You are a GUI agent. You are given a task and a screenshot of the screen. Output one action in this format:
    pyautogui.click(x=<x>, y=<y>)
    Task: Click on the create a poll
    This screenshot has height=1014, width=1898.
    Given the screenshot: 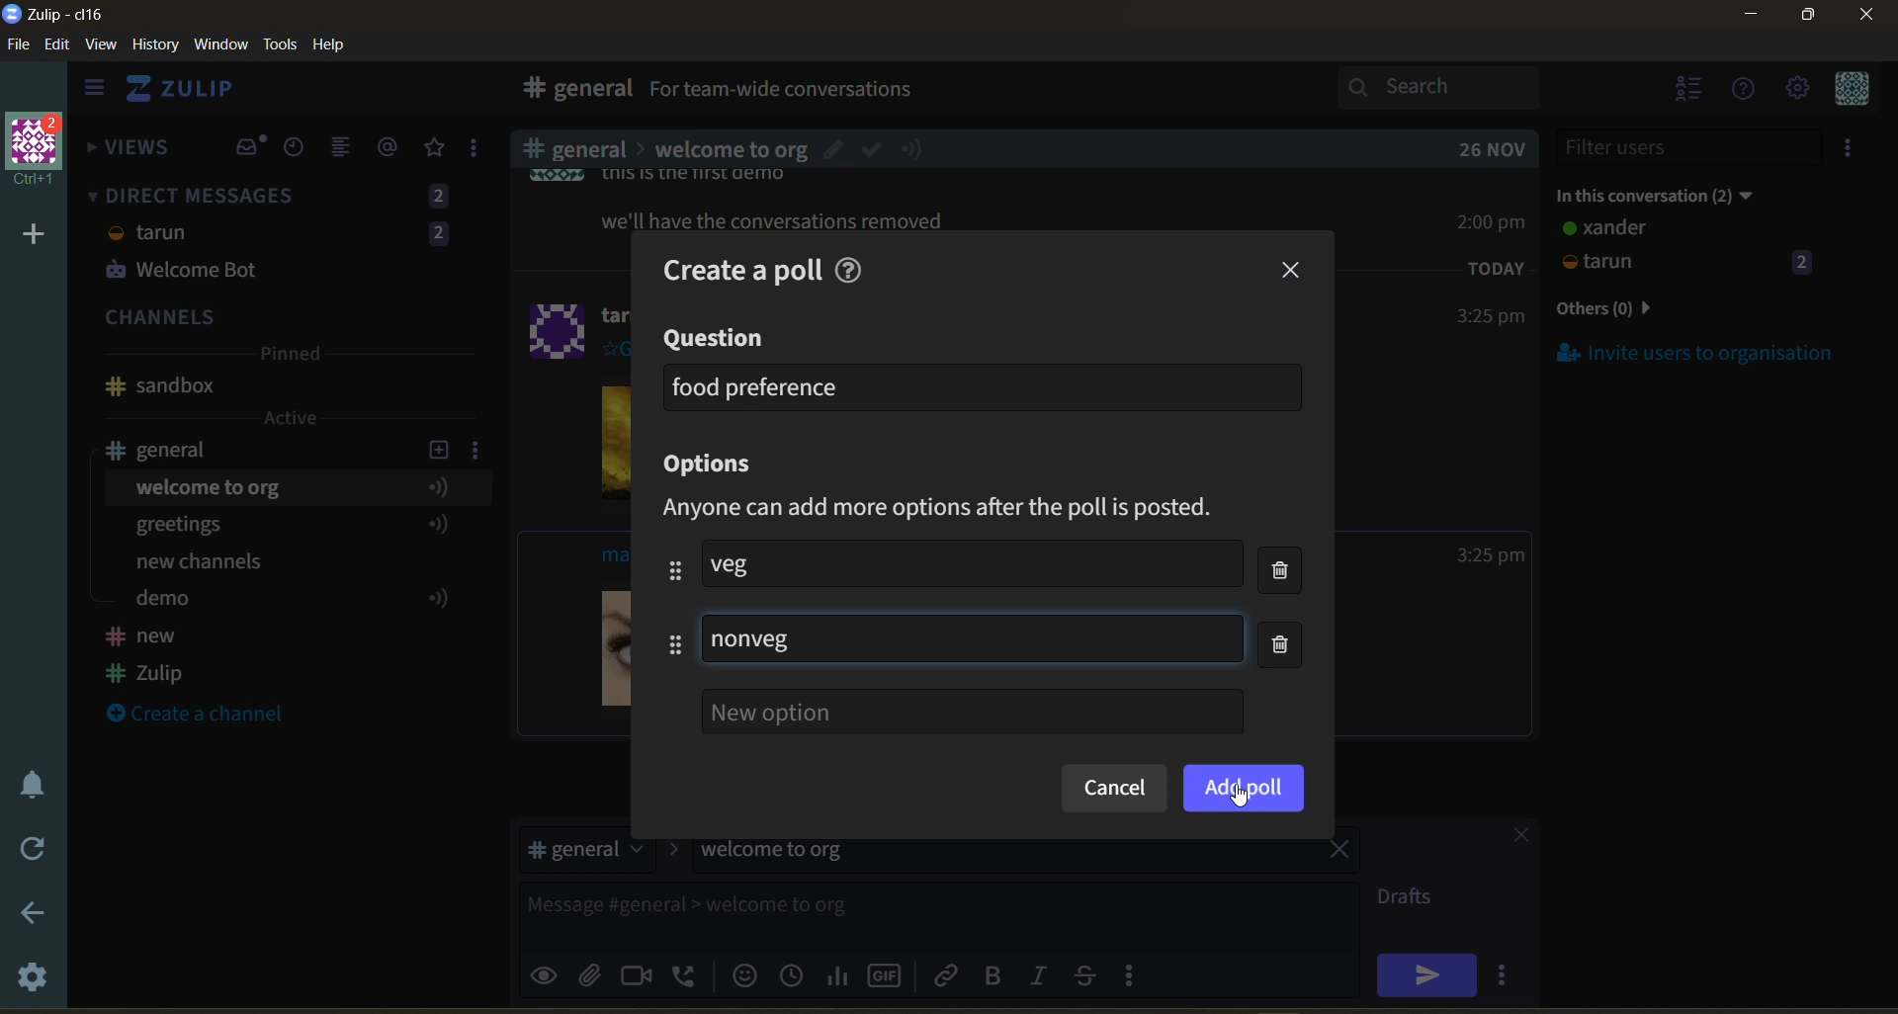 What is the action you would take?
    pyautogui.click(x=731, y=264)
    